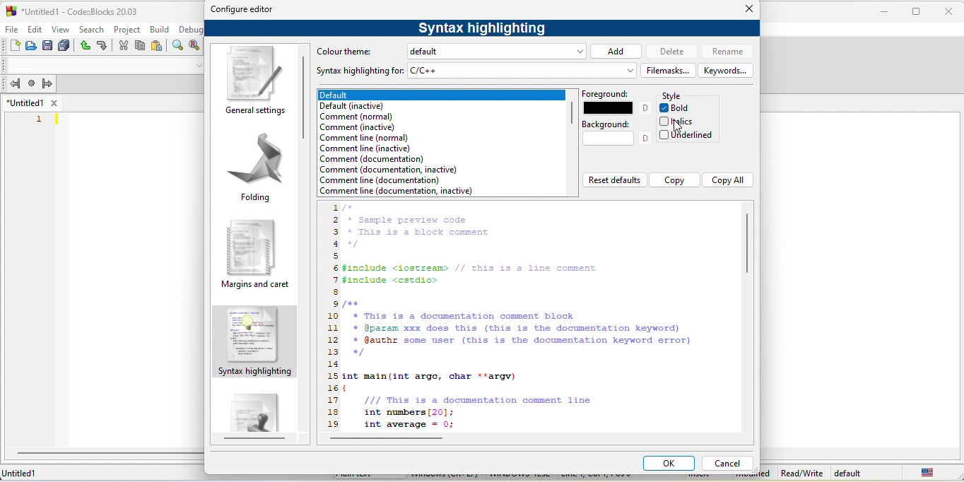 The height and width of the screenshot is (482, 964). I want to click on rename, so click(726, 52).